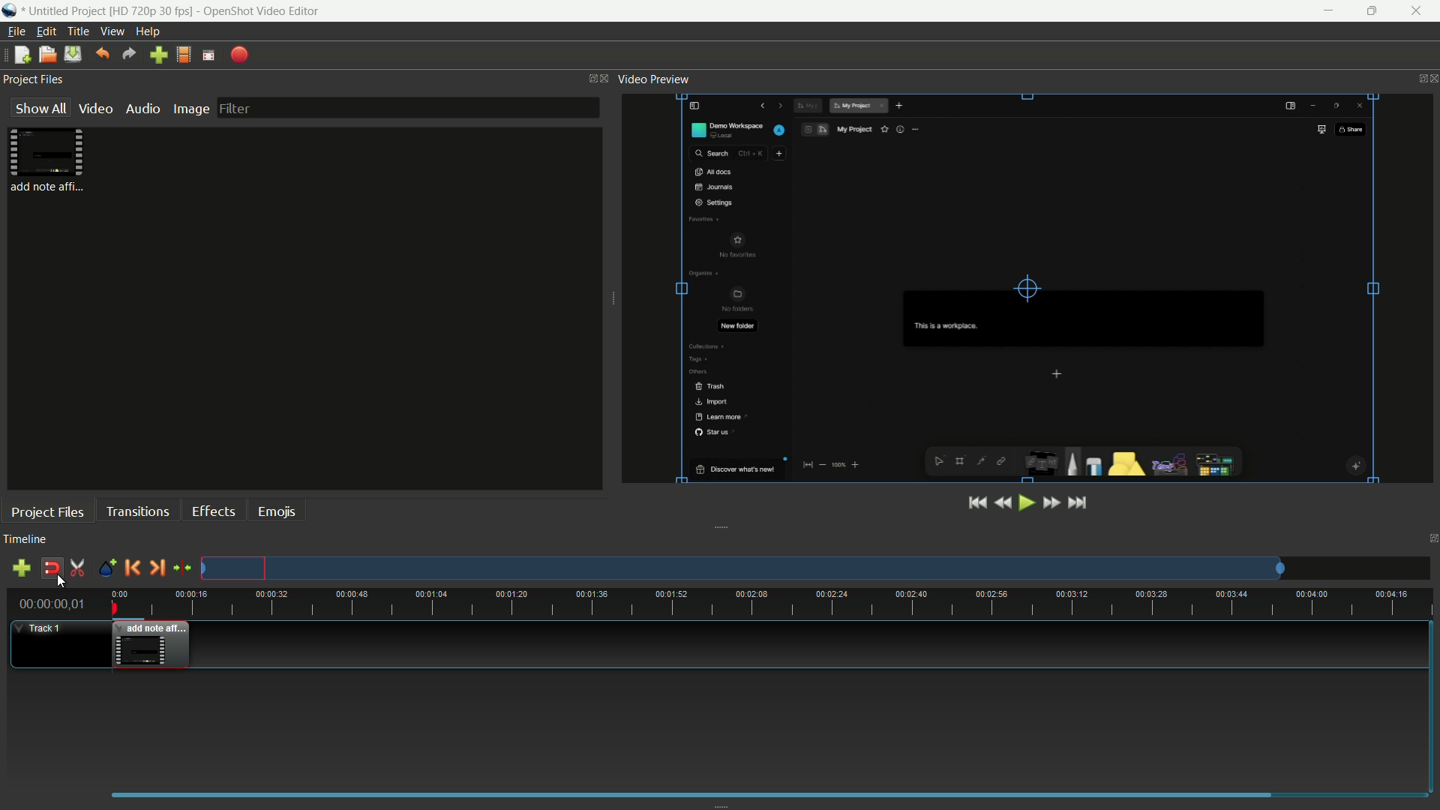 Image resolution: width=1440 pixels, height=810 pixels. What do you see at coordinates (721, 528) in the screenshot?
I see `collapse` at bounding box center [721, 528].